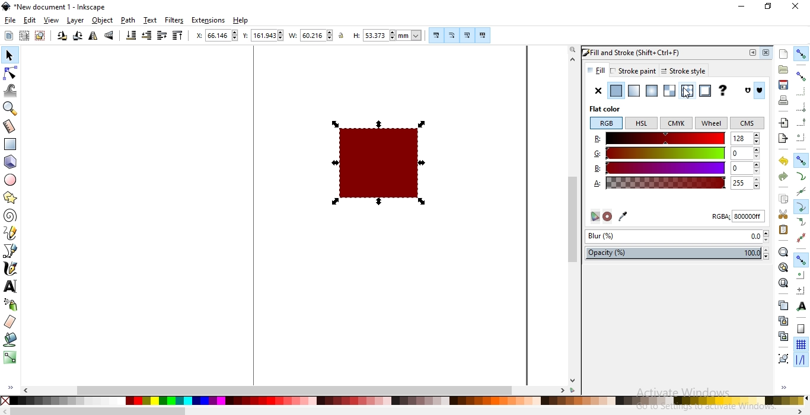 This screenshot has width=810, height=415. Describe the element at coordinates (175, 20) in the screenshot. I see `filters` at that location.